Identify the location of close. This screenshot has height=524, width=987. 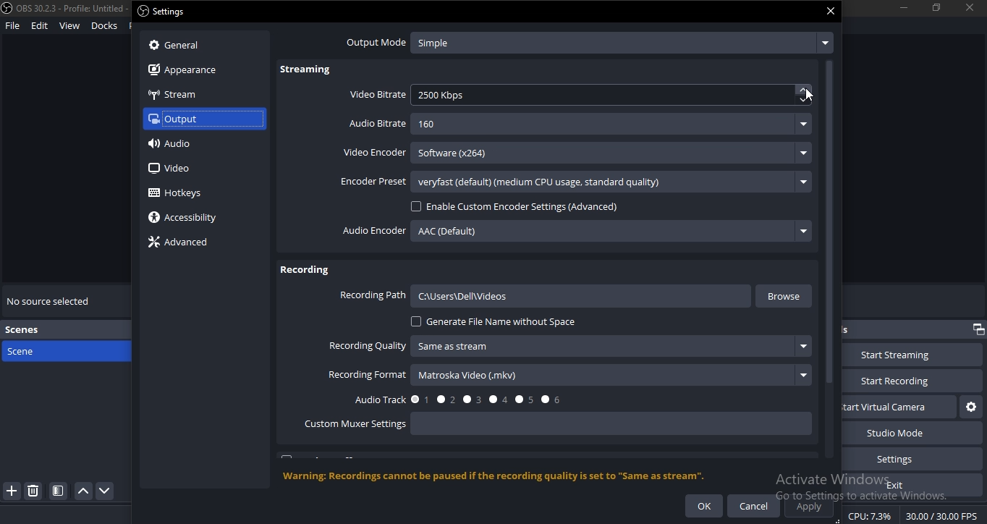
(970, 8).